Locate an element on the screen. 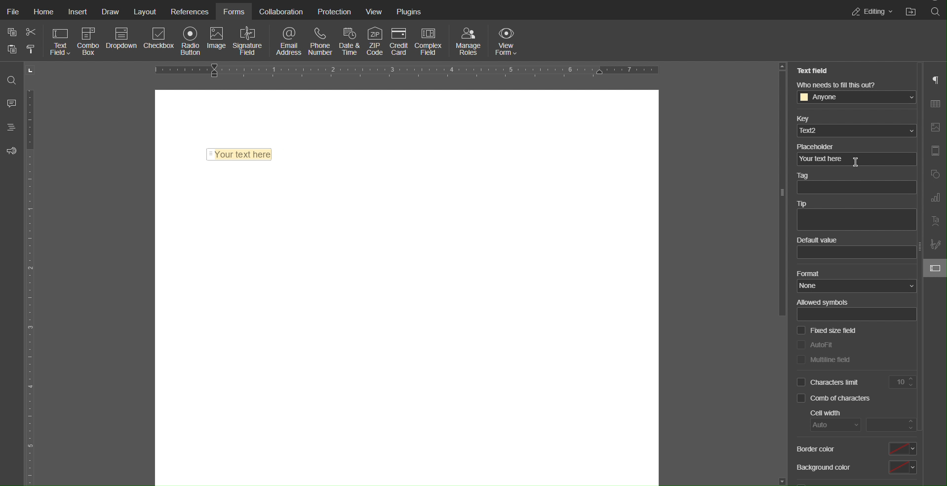 This screenshot has height=486, width=947. Tag is located at coordinates (857, 184).